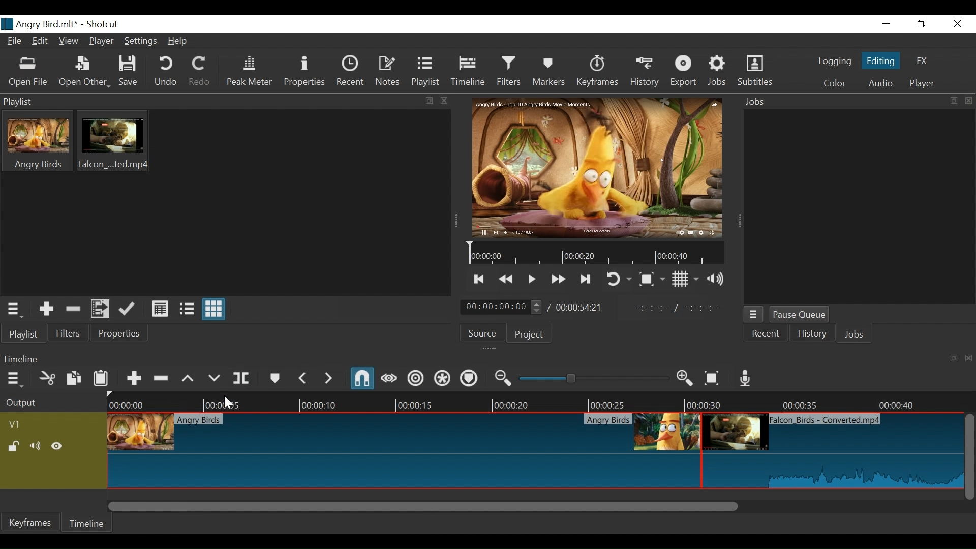 The height and width of the screenshot is (549, 976). Describe the element at coordinates (509, 71) in the screenshot. I see `Filters` at that location.